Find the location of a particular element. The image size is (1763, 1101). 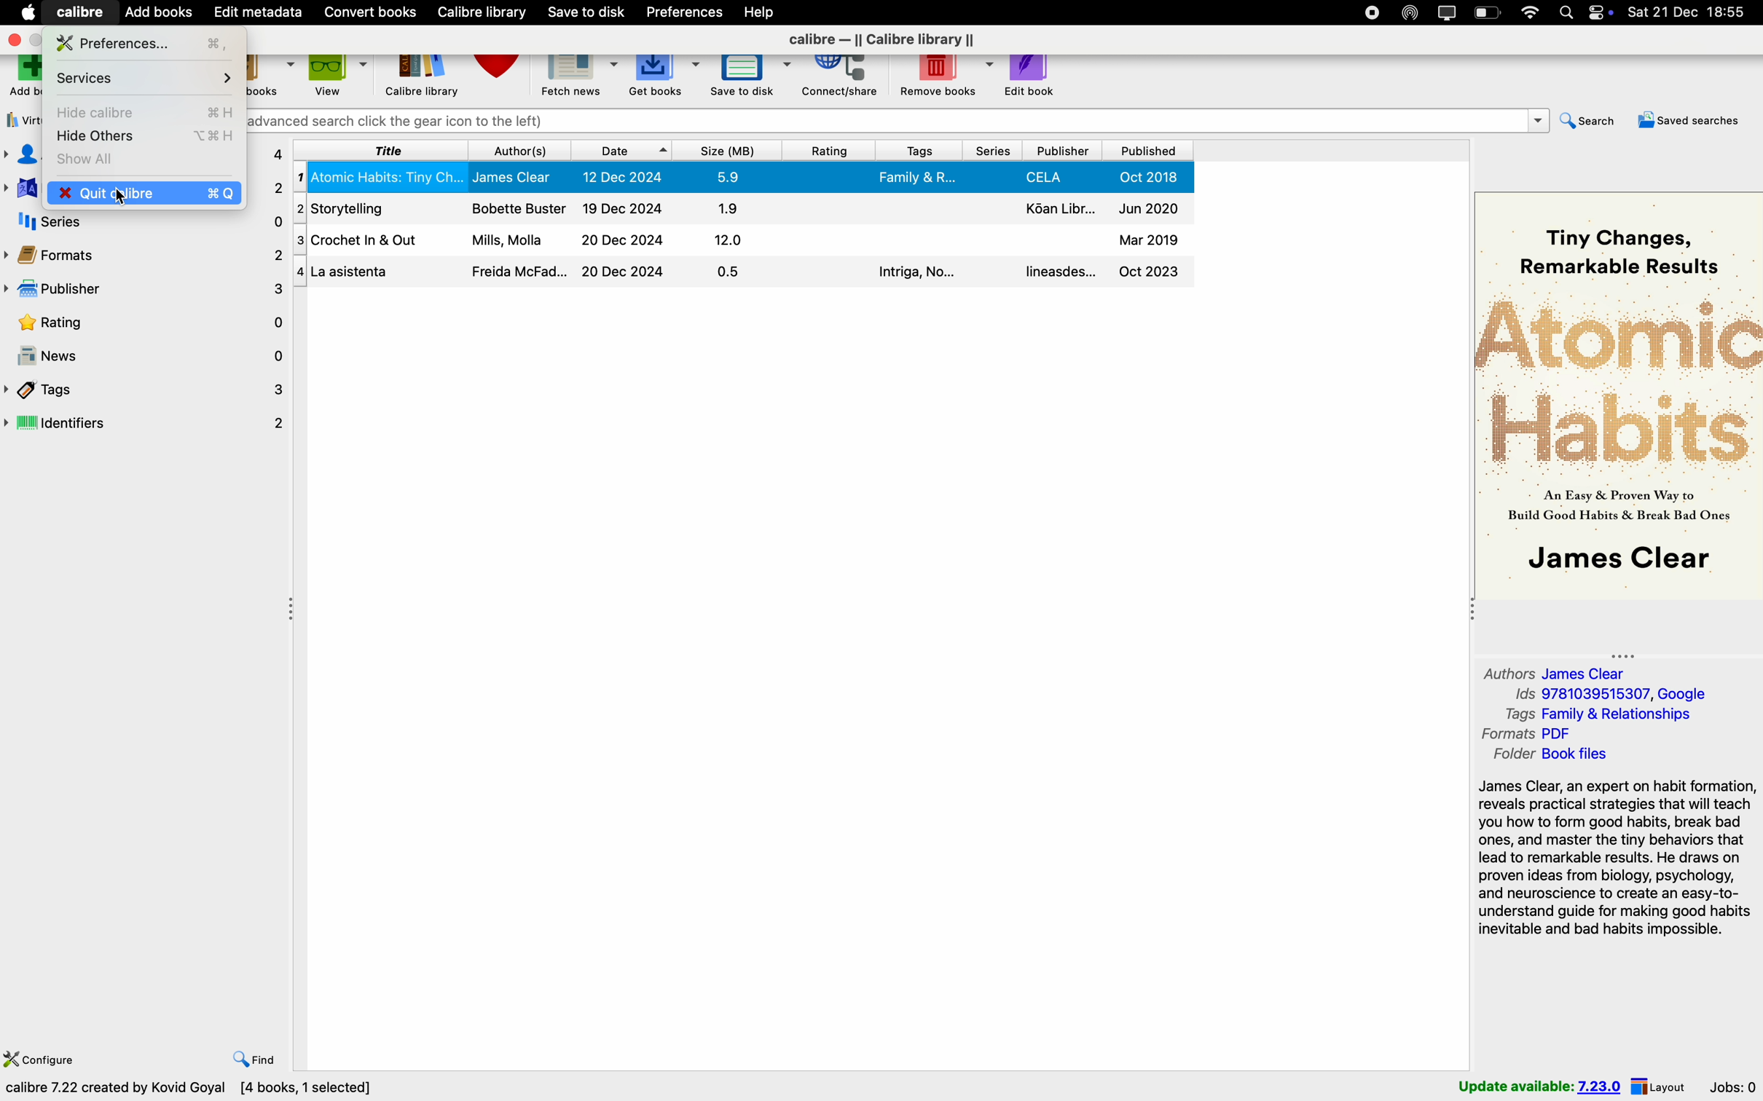

size is located at coordinates (729, 151).